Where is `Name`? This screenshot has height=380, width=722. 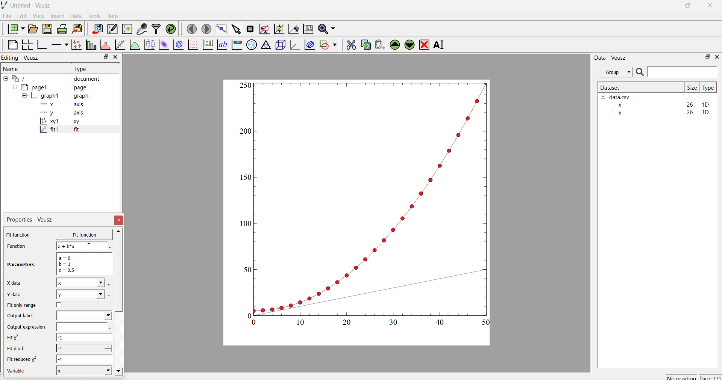
Name is located at coordinates (12, 68).